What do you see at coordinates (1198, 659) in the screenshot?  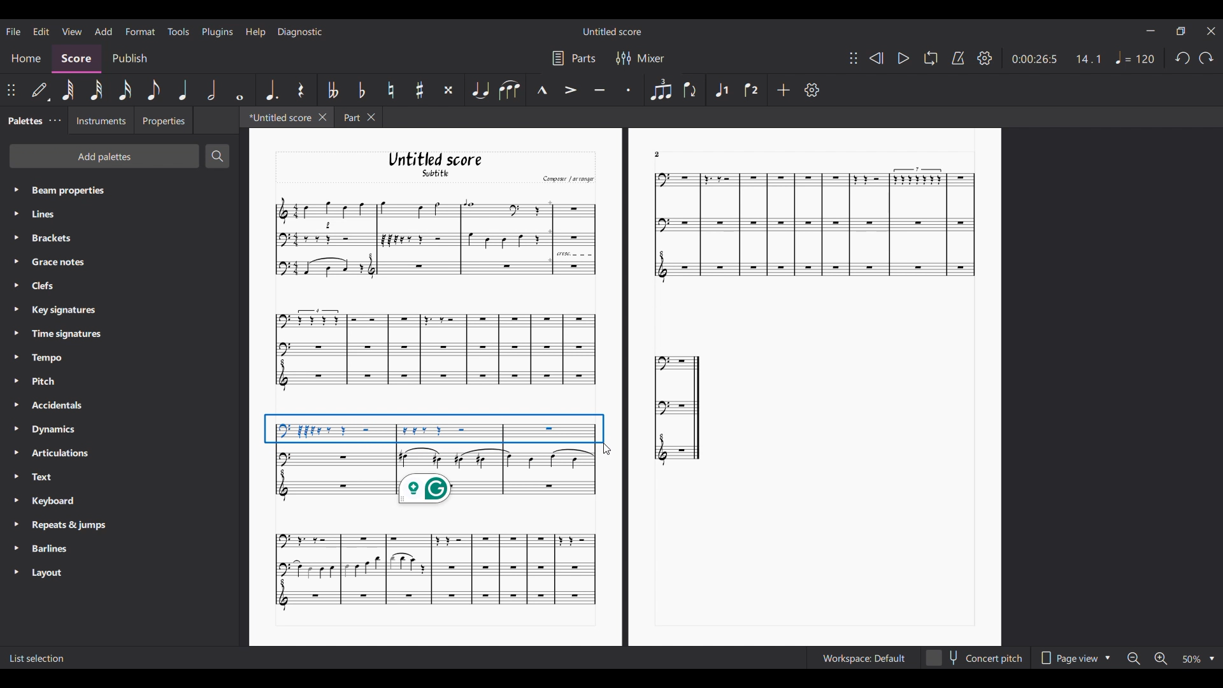 I see `50 %` at bounding box center [1198, 659].